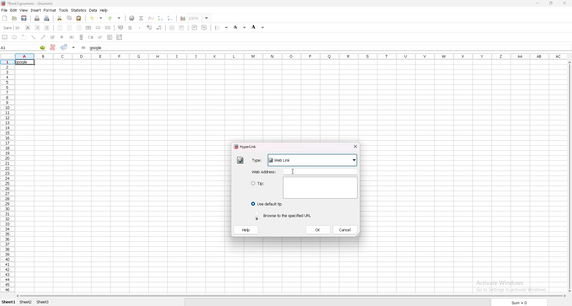 The width and height of the screenshot is (572, 306). What do you see at coordinates (284, 215) in the screenshot?
I see `browse to the specified url` at bounding box center [284, 215].